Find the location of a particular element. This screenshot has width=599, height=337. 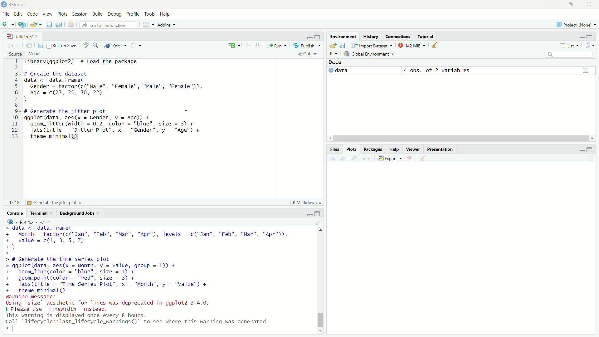

view a larger version of the plot in a new window is located at coordinates (363, 159).